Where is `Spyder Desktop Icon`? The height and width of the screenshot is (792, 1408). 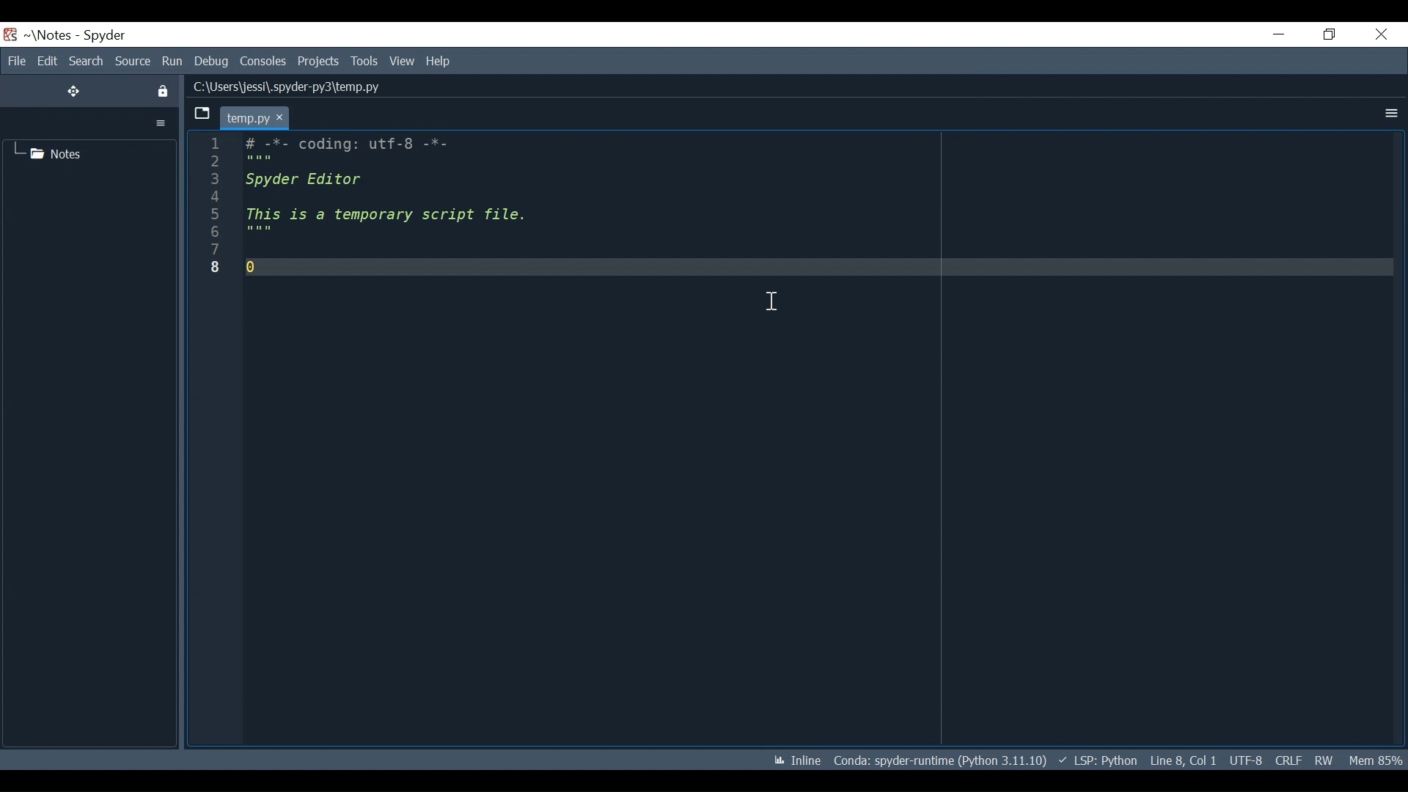 Spyder Desktop Icon is located at coordinates (10, 35).